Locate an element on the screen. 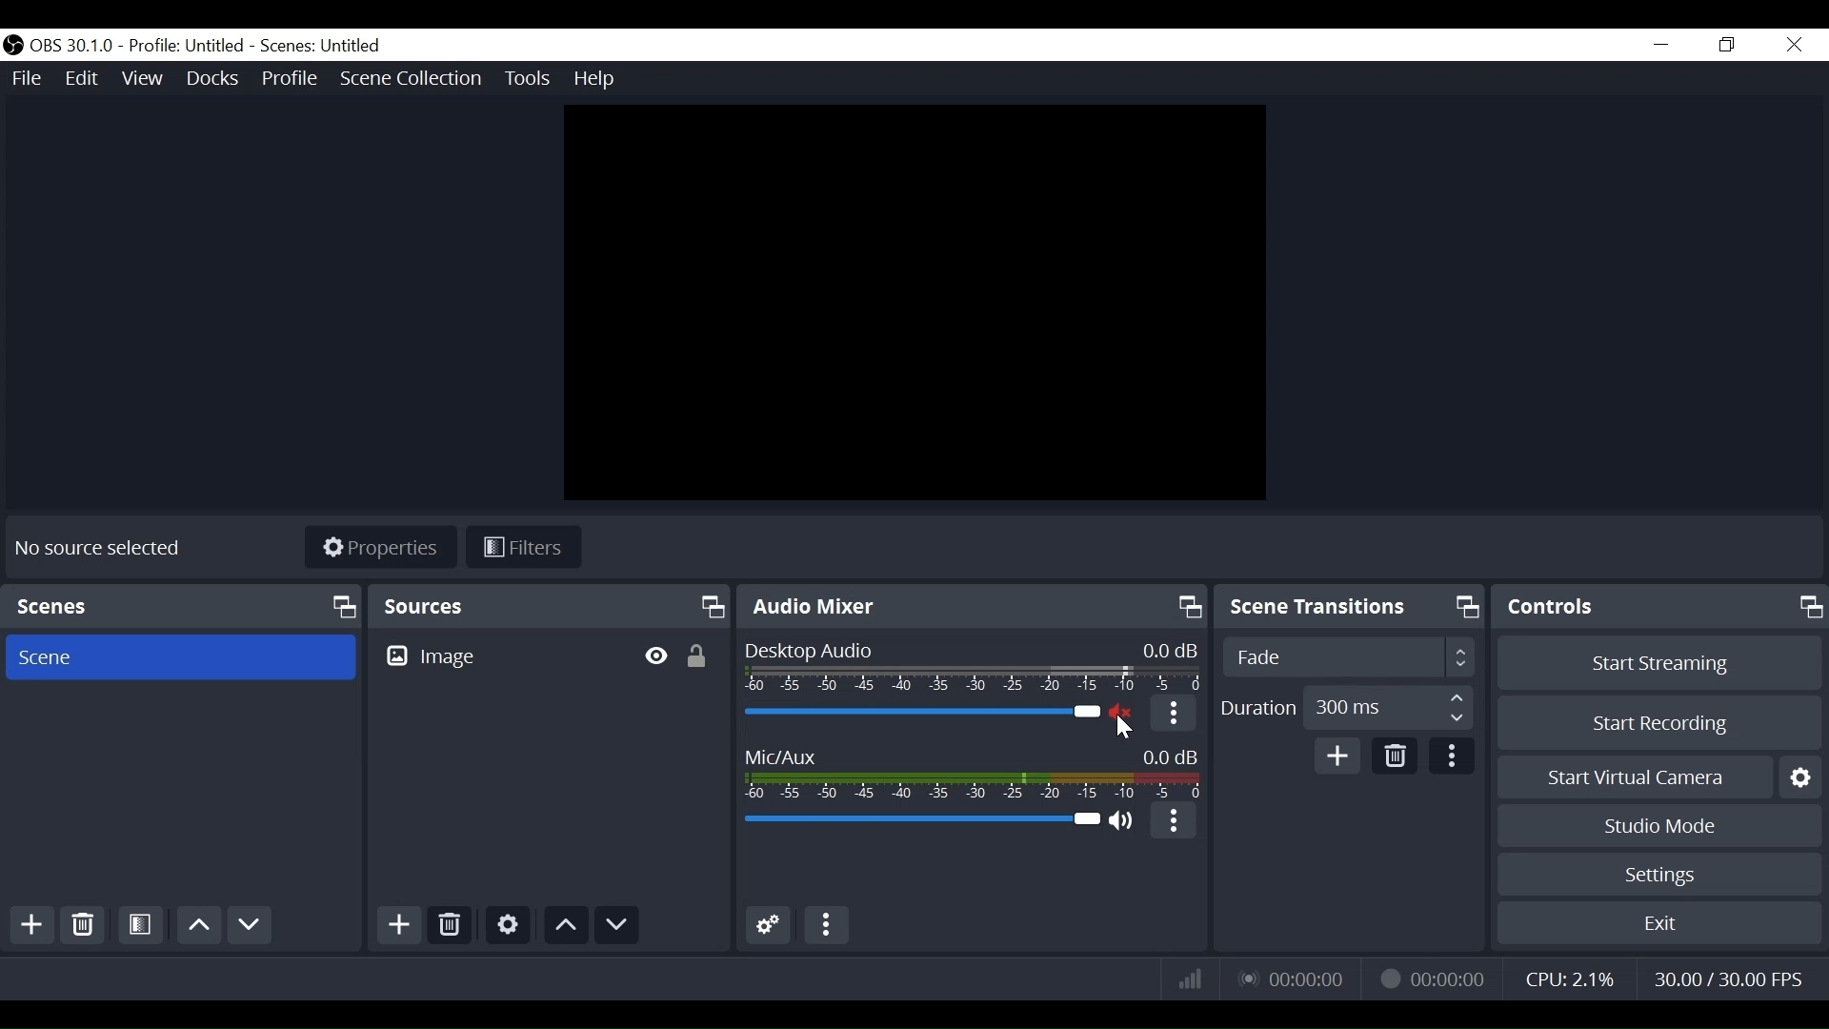 Image resolution: width=1829 pixels, height=1029 pixels. Edit is located at coordinates (84, 79).